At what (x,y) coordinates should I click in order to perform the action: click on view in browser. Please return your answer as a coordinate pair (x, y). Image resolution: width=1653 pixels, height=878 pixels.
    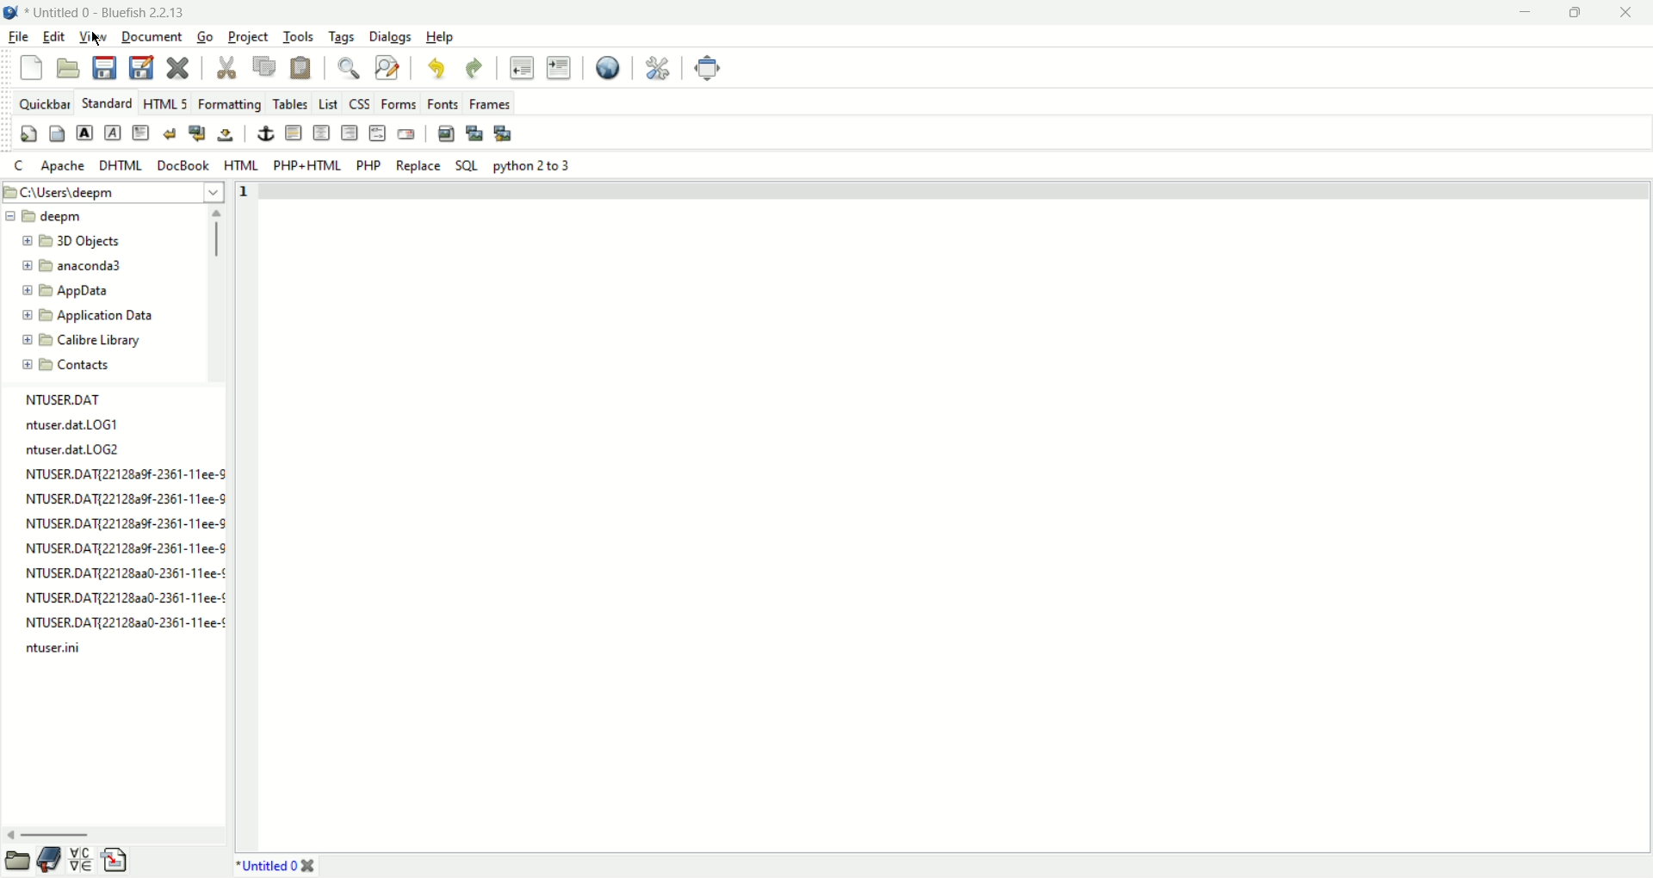
    Looking at the image, I should click on (606, 67).